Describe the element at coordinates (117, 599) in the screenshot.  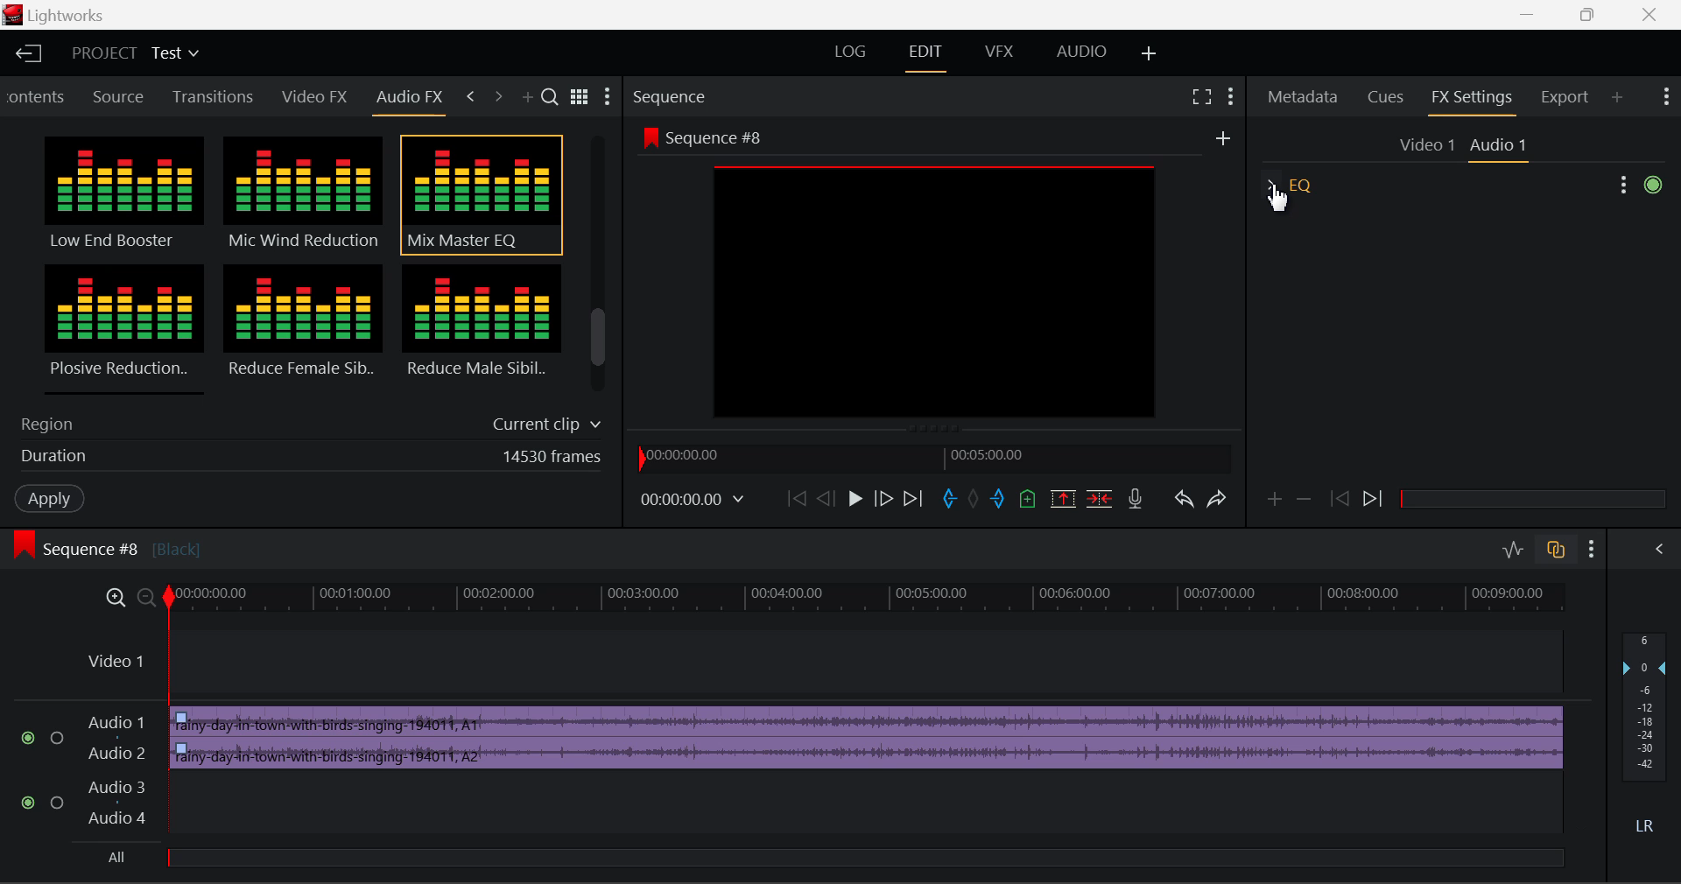
I see `Timeline Zoom In` at that location.